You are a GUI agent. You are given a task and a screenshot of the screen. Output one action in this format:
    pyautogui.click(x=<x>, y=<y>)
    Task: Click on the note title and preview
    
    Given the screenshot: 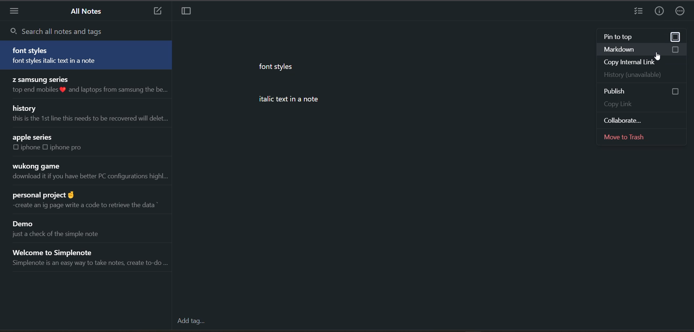 What is the action you would take?
    pyautogui.click(x=60, y=145)
    